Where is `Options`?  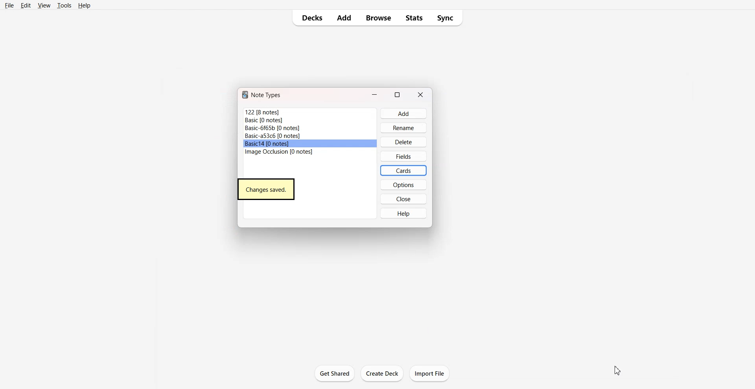 Options is located at coordinates (403, 185).